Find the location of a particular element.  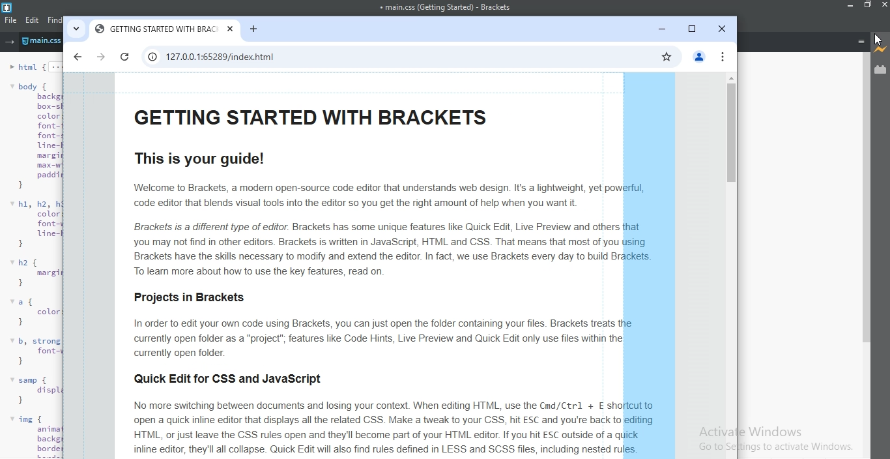

Welcome to Brackets, a modern open-source code editor that understands web design. It's a lightweight, yet pocode editor that blends visual tools into the editor so you get the right amount of help when you want it. is located at coordinates (394, 194).